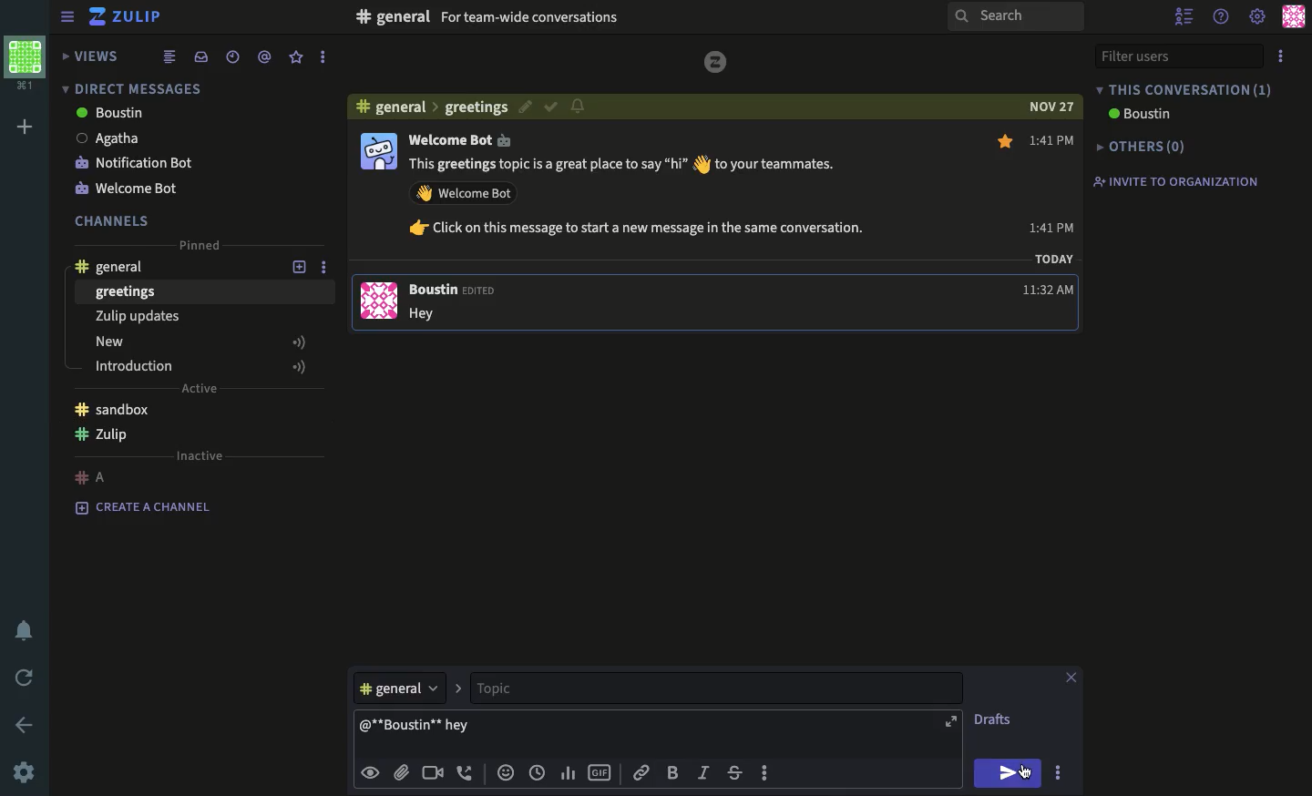 Image resolution: width=1312 pixels, height=796 pixels. I want to click on new, so click(200, 342).